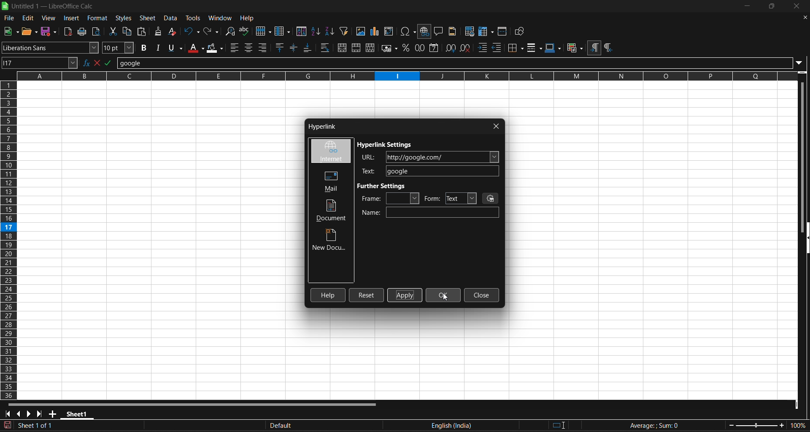  Describe the element at coordinates (134, 426) in the screenshot. I see `The document has been modified. Click to sace the document.` at that location.